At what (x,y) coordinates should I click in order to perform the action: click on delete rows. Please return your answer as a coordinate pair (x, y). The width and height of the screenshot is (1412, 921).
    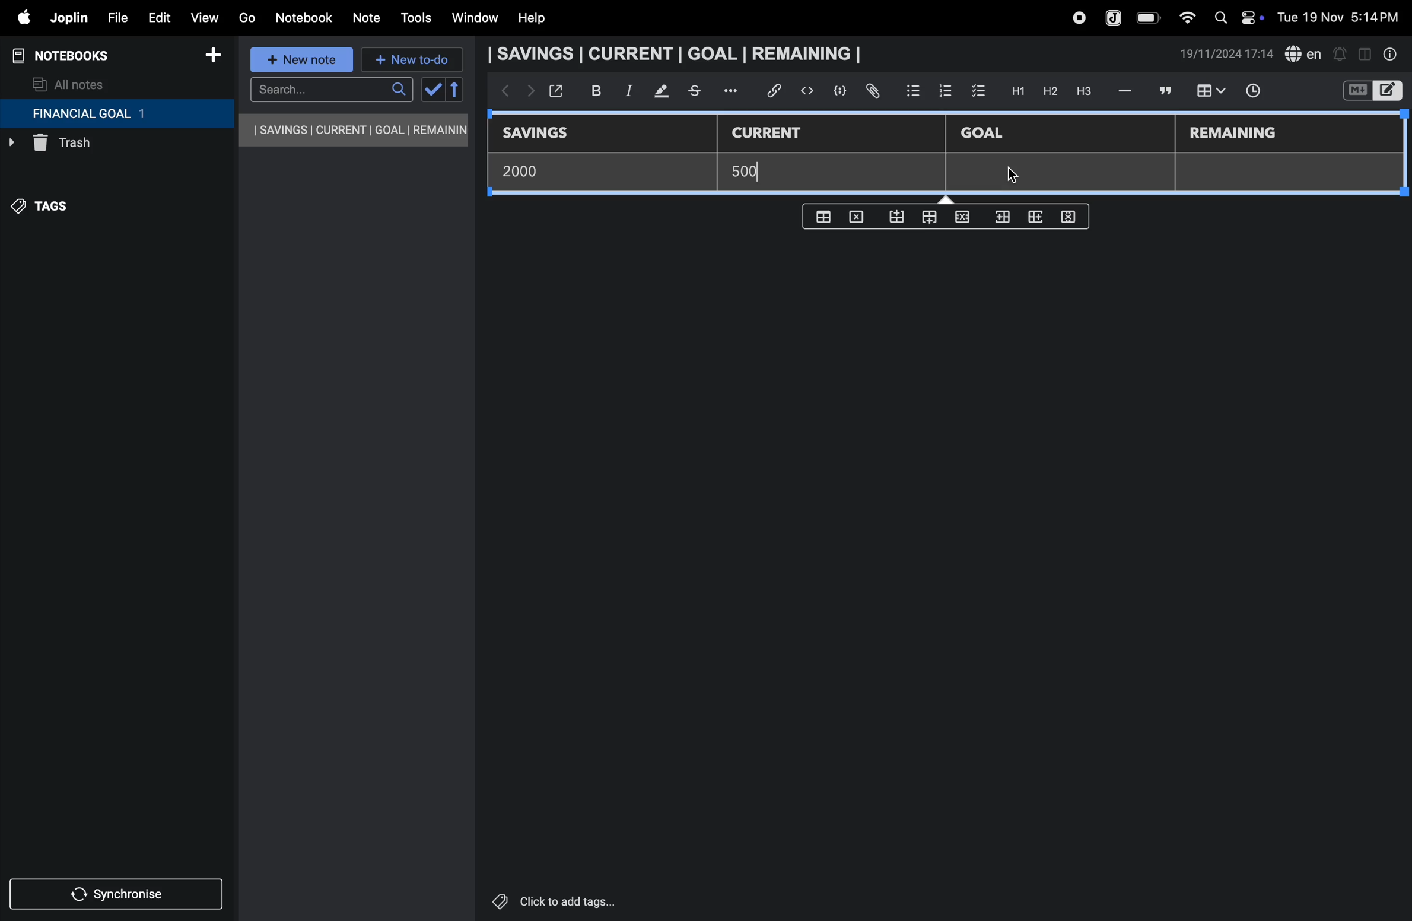
    Looking at the image, I should click on (1069, 216).